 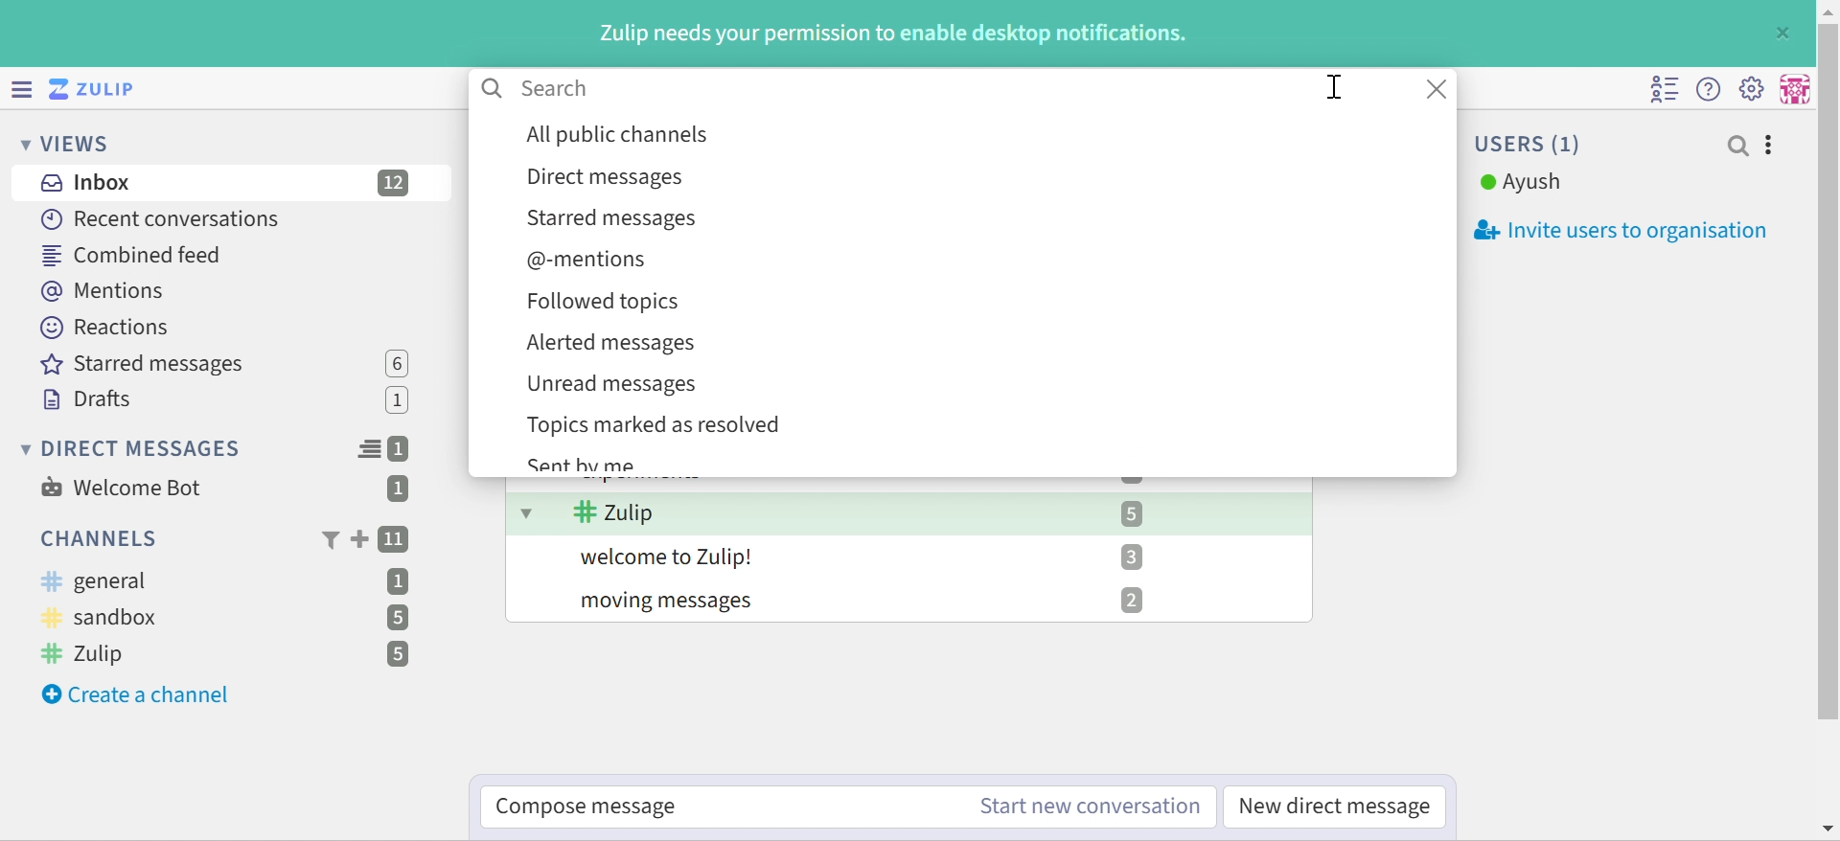 I want to click on Reactions, so click(x=110, y=328).